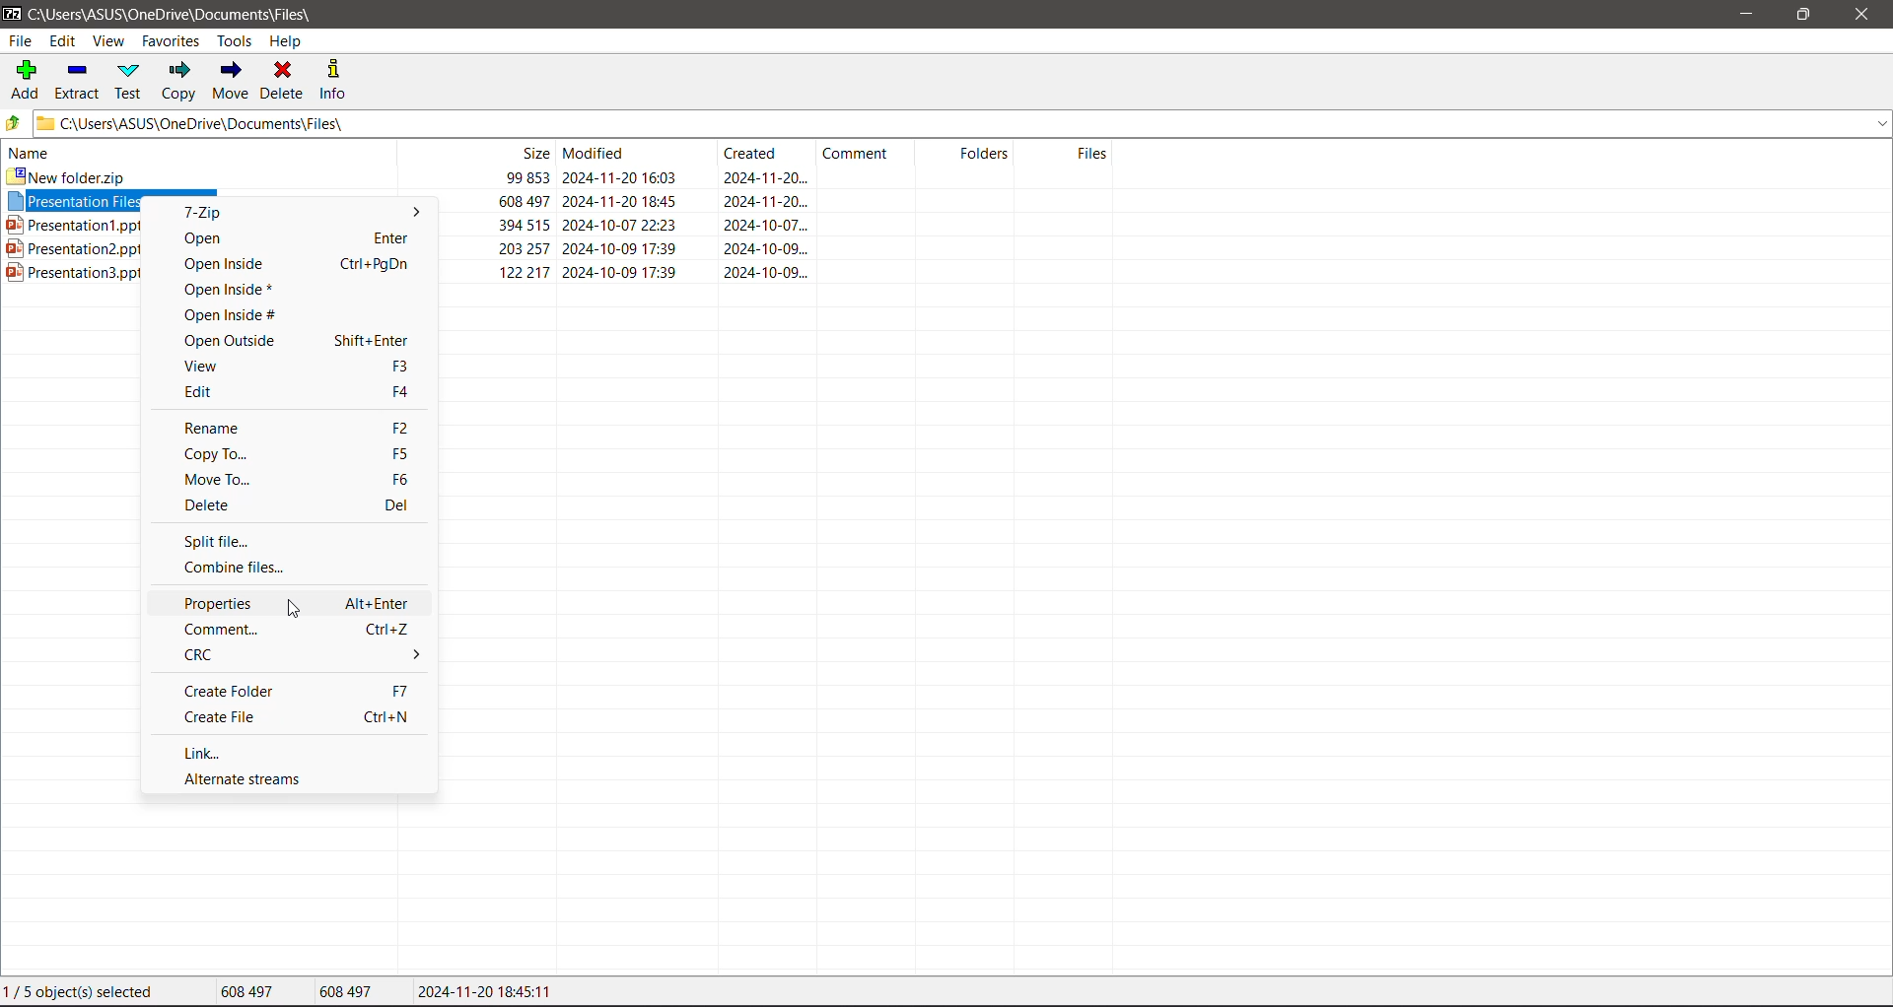 This screenshot has height=1007, width=1893. Describe the element at coordinates (631, 154) in the screenshot. I see `Modified` at that location.